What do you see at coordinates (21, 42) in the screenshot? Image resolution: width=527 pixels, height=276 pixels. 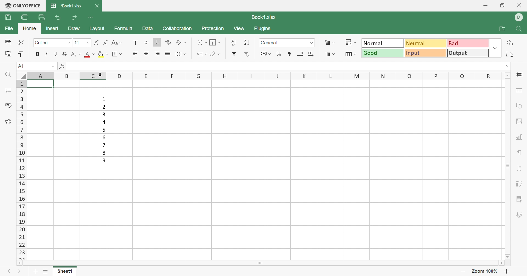 I see `Cut` at bounding box center [21, 42].